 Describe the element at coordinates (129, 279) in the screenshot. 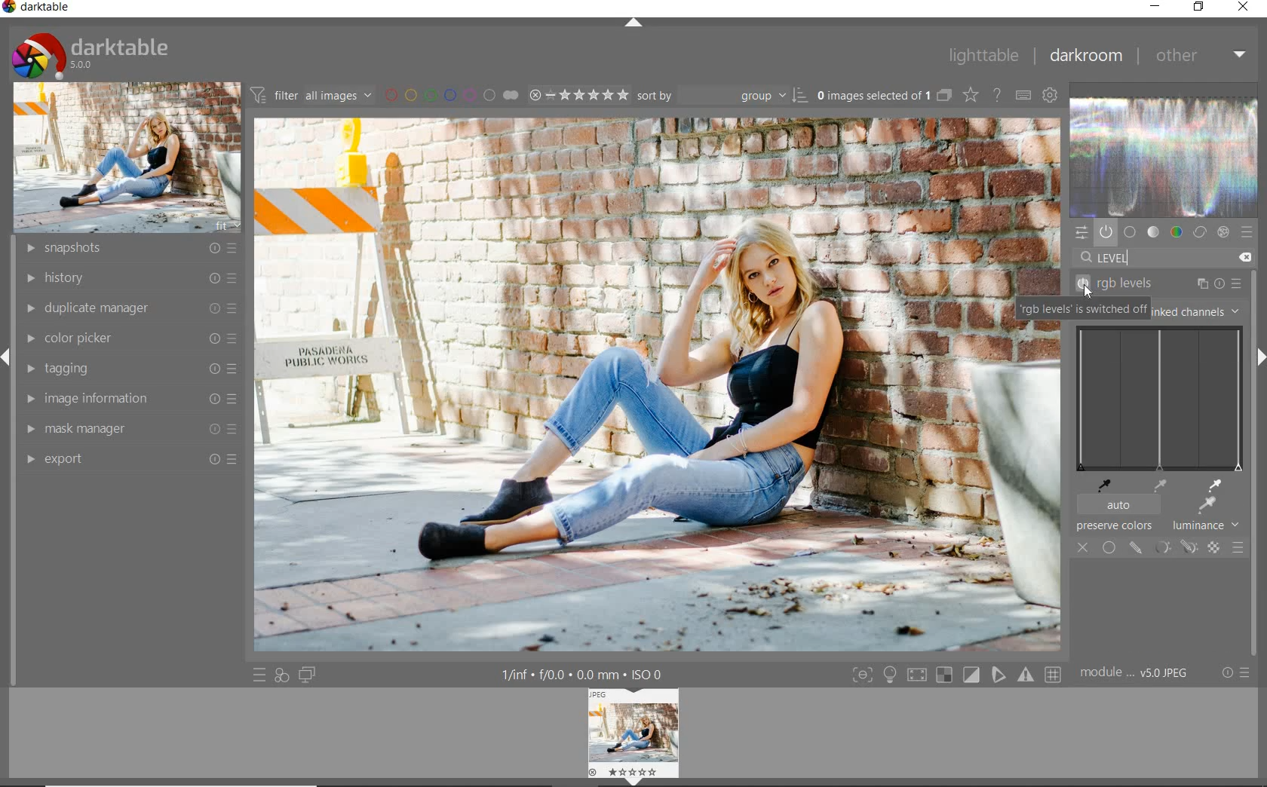

I see `history` at that location.